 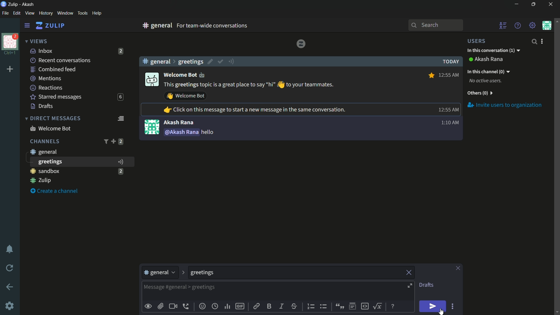 I want to click on file menu, so click(x=5, y=13).